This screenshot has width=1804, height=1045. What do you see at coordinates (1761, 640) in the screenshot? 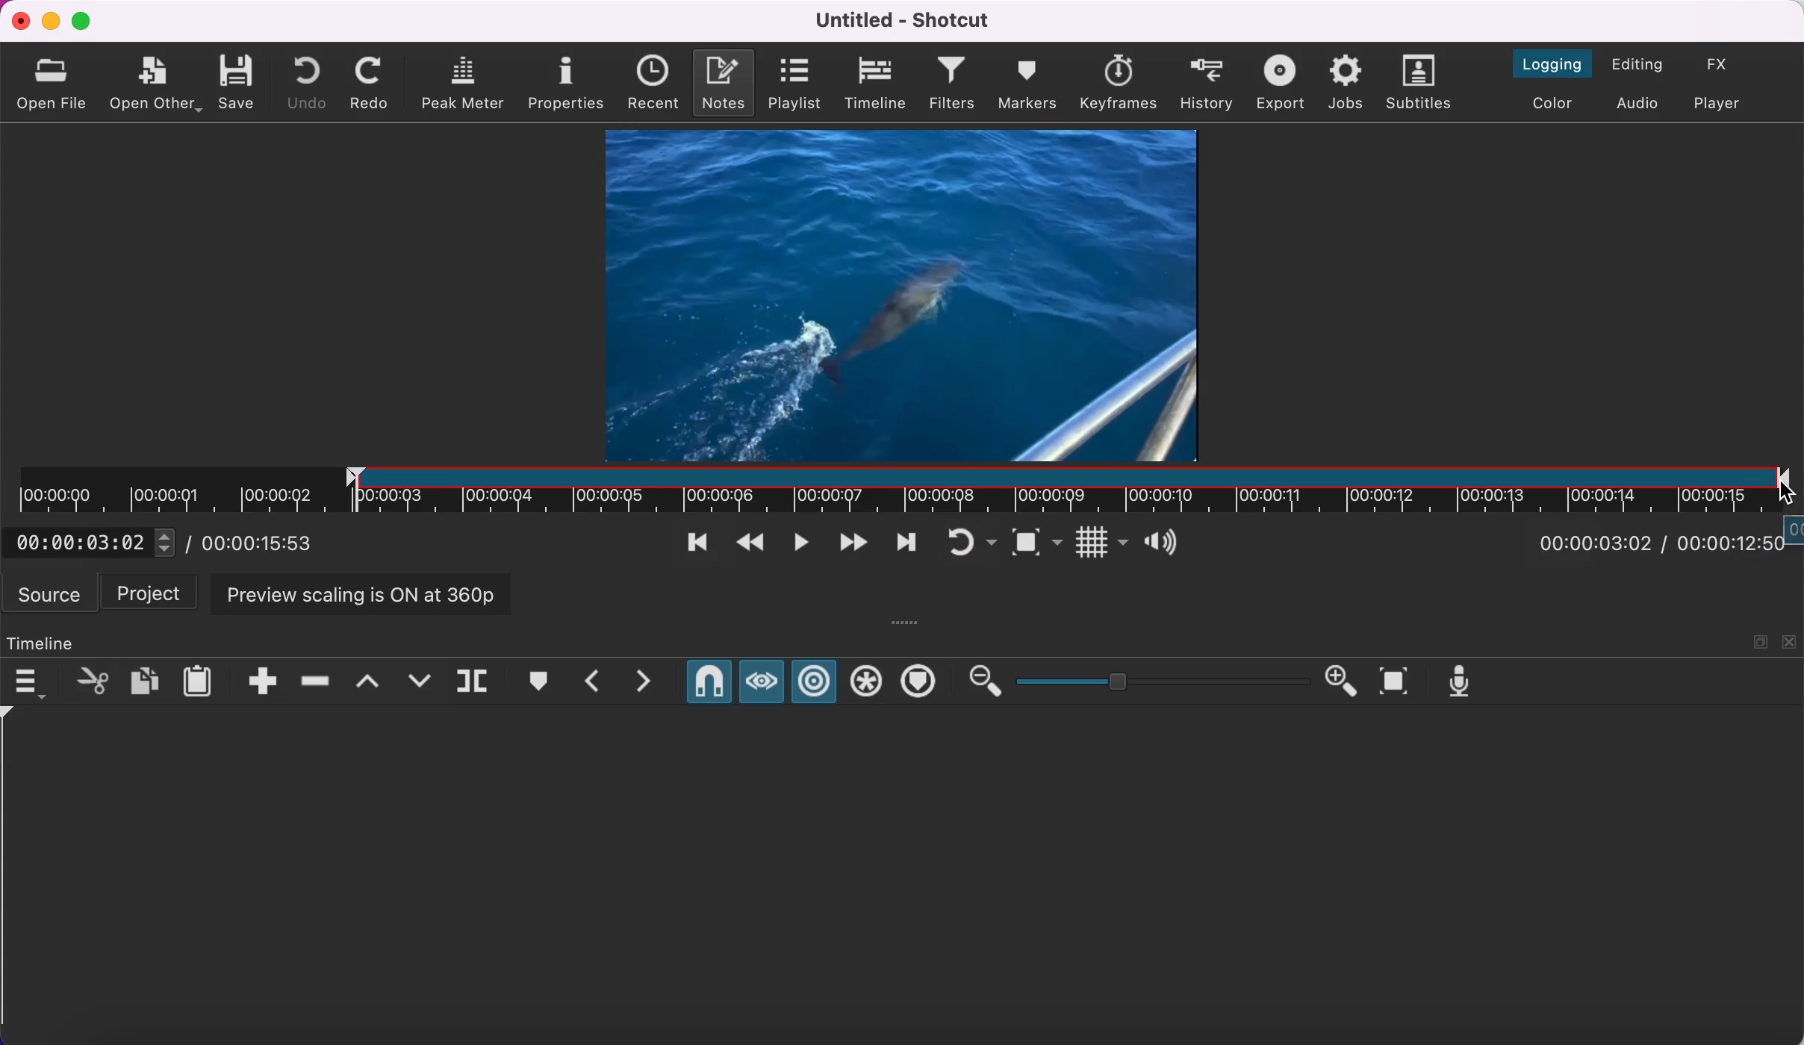
I see `maximize` at bounding box center [1761, 640].